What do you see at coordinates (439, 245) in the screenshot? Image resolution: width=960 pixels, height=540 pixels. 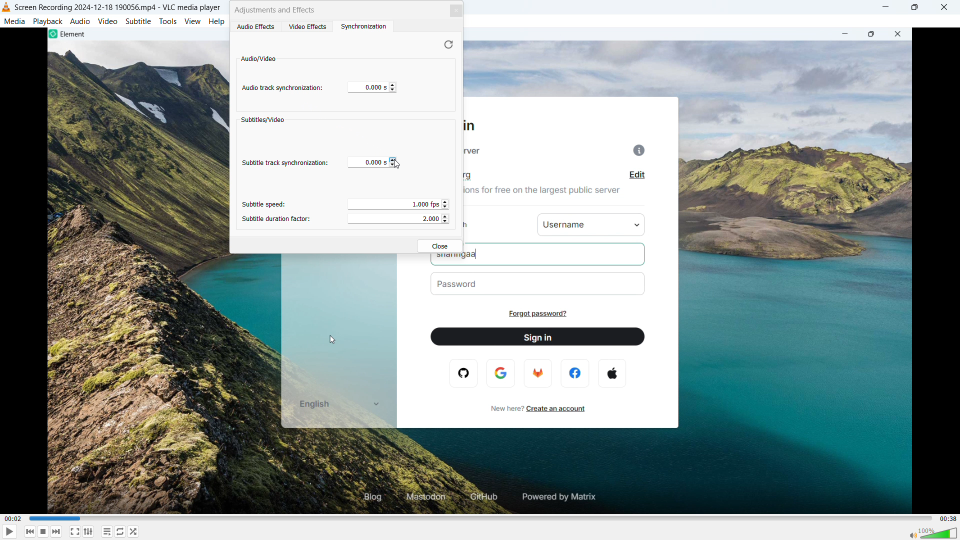 I see `close` at bounding box center [439, 245].